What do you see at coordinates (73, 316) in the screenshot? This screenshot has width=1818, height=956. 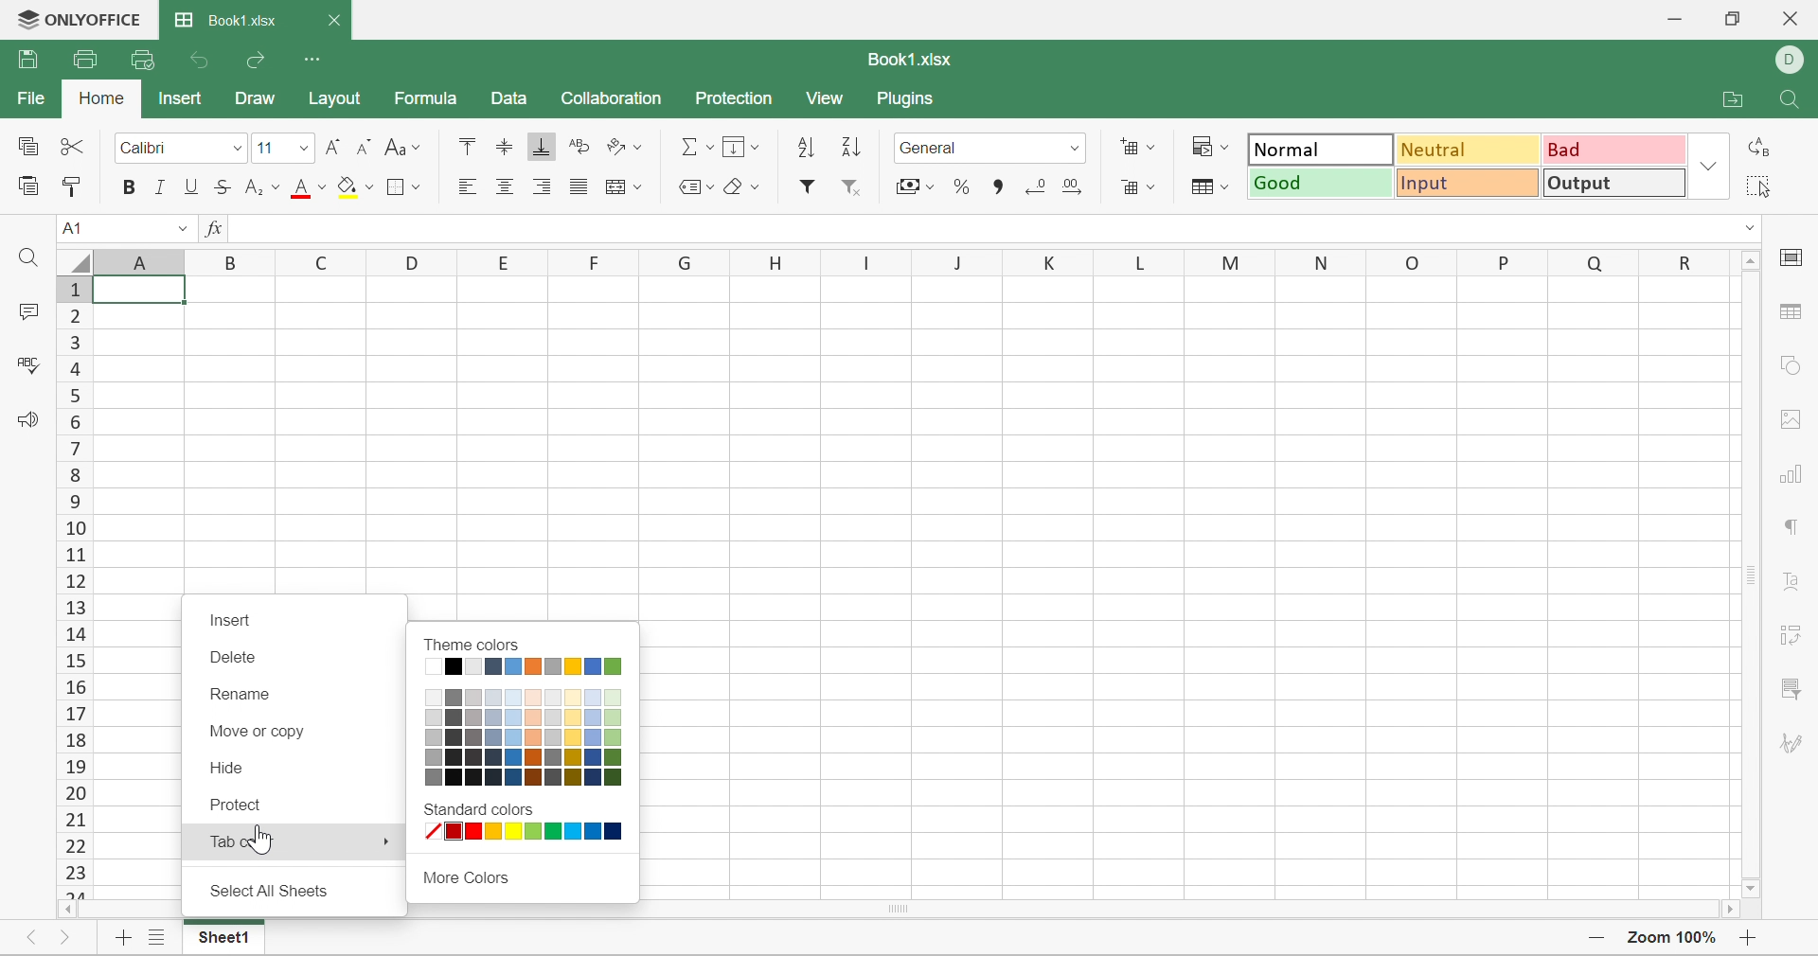 I see `2` at bounding box center [73, 316].